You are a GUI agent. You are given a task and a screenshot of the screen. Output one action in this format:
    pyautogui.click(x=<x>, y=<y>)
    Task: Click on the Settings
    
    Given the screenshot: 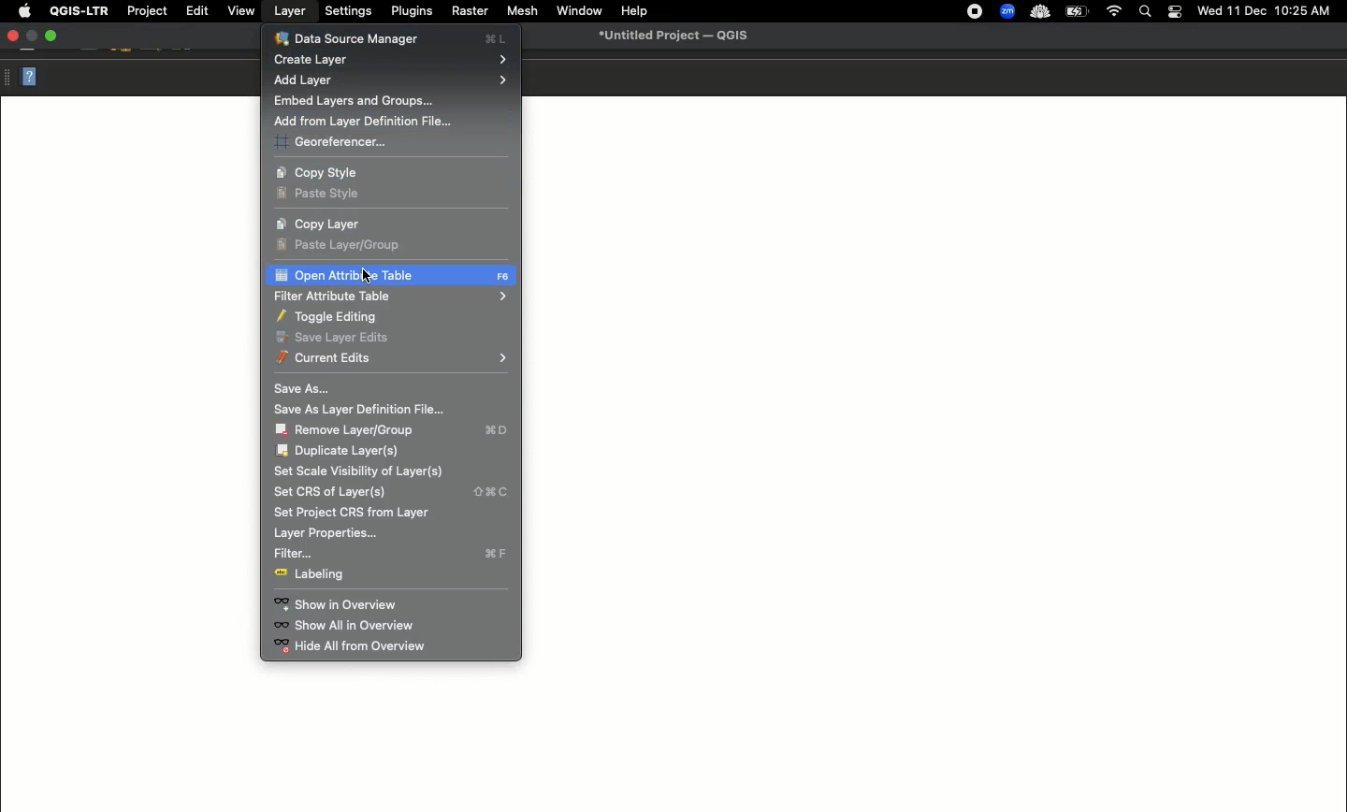 What is the action you would take?
    pyautogui.click(x=347, y=10)
    